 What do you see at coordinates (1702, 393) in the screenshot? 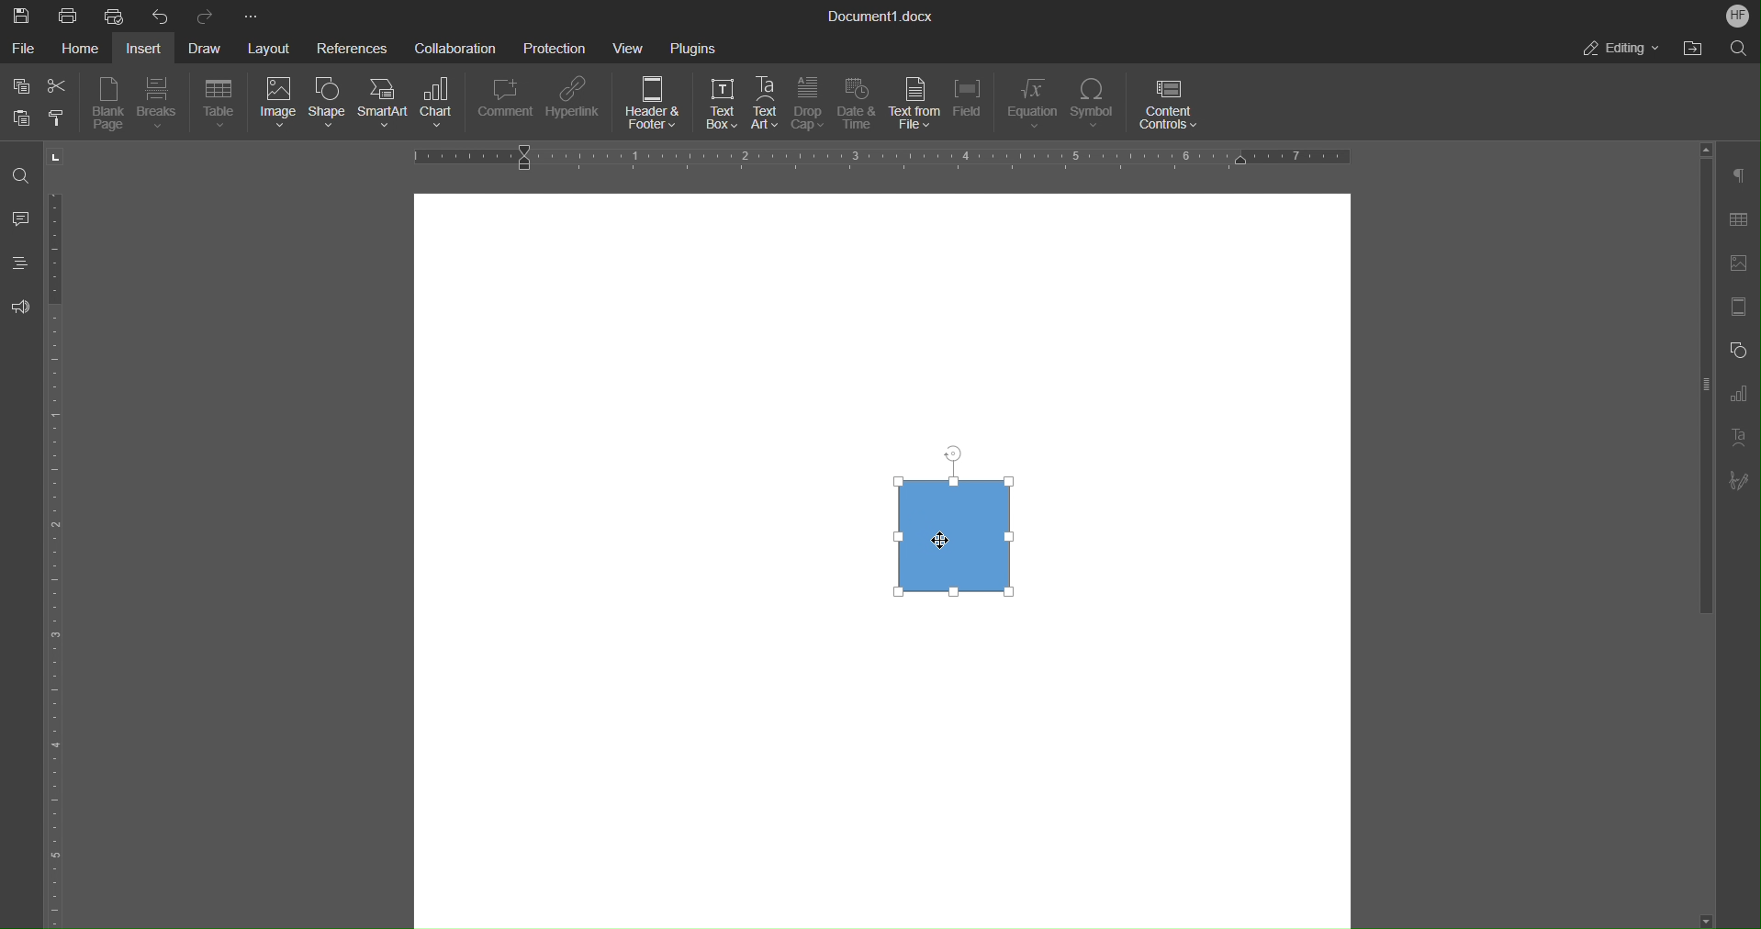
I see `Vertical scroll bar` at bounding box center [1702, 393].